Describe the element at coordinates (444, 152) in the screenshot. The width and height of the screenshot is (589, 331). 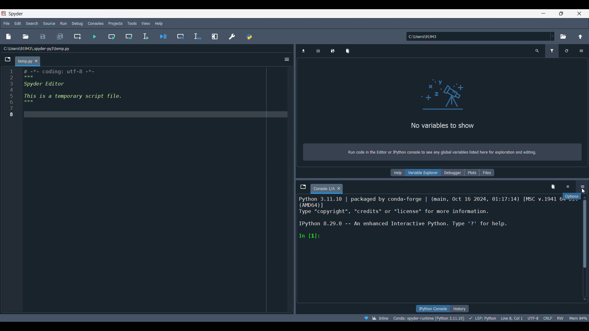
I see `Run code in the Editor or IPython console to see any global variables listed here for exploration and editing.` at that location.